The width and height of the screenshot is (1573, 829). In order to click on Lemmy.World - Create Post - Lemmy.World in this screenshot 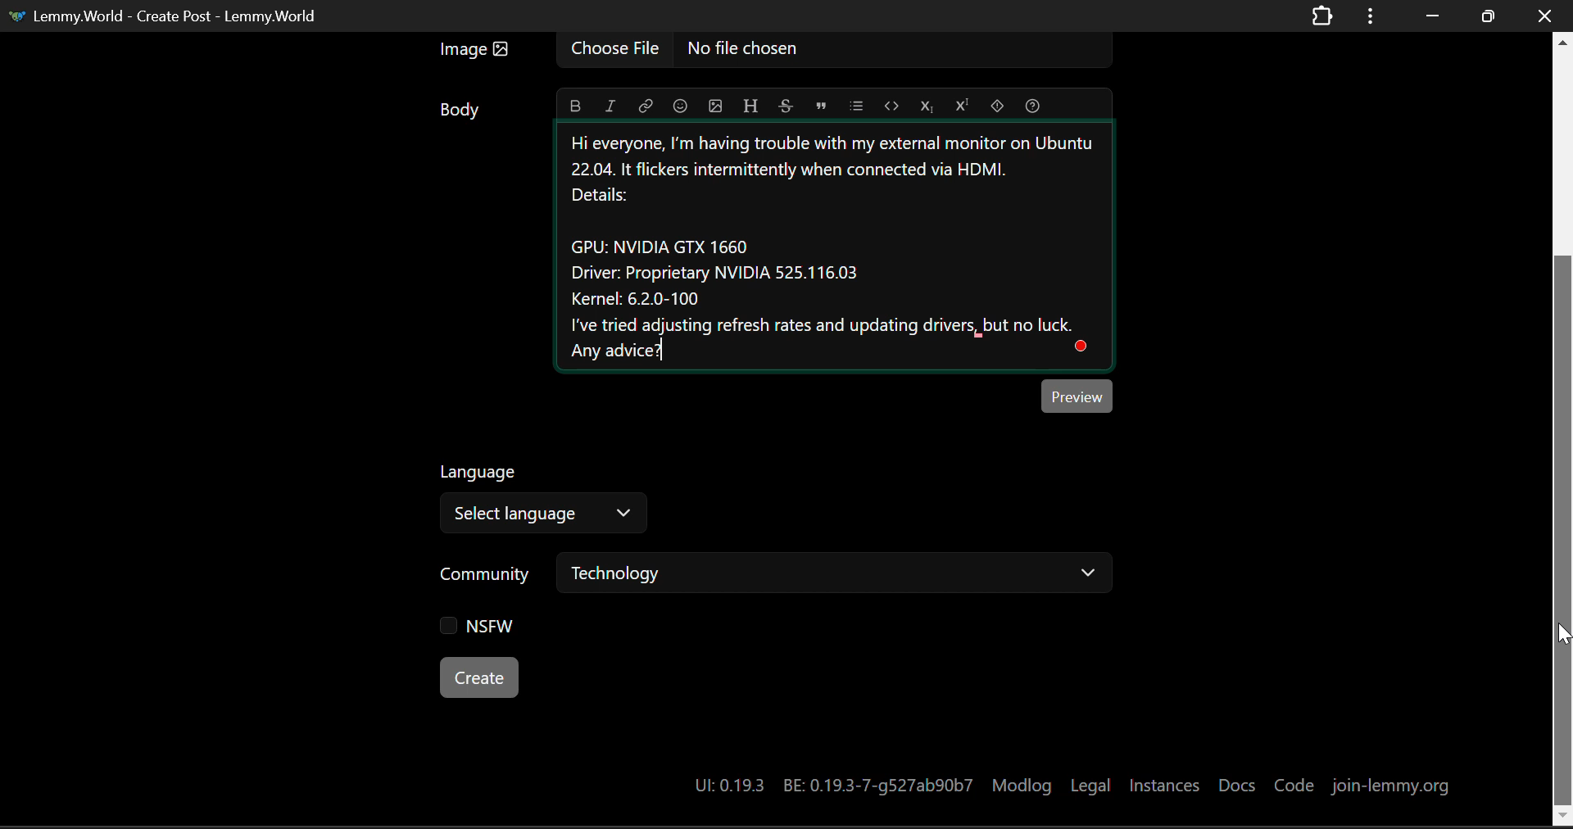, I will do `click(166, 17)`.